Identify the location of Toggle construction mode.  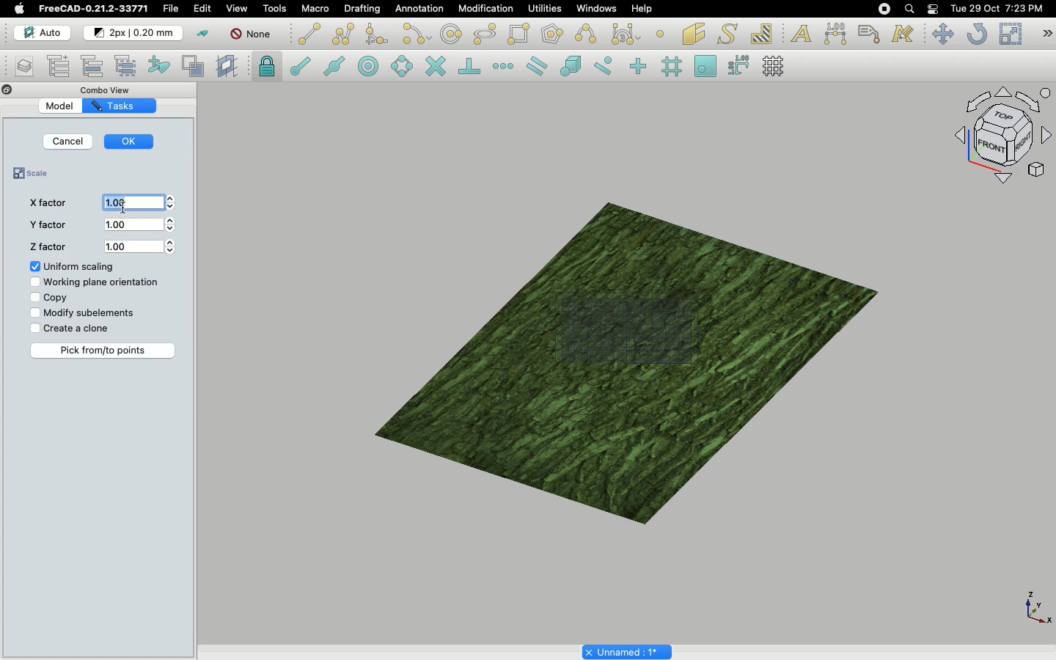
(202, 33).